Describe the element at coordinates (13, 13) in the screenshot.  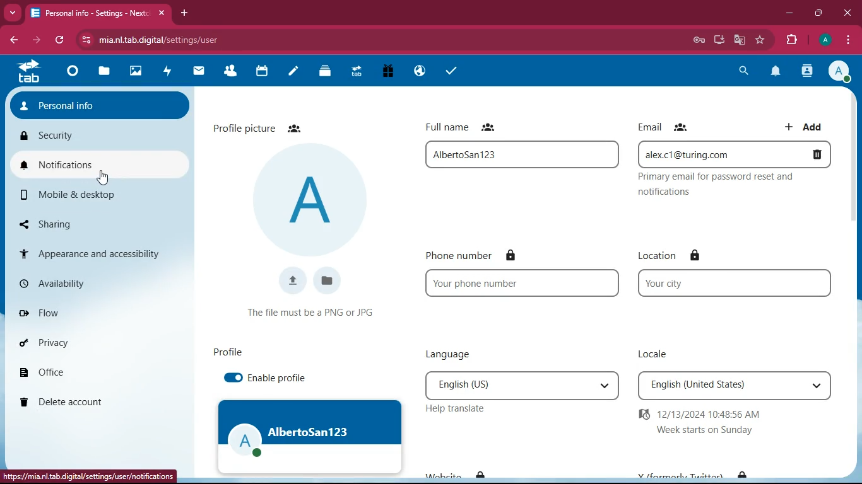
I see `Drop down` at that location.